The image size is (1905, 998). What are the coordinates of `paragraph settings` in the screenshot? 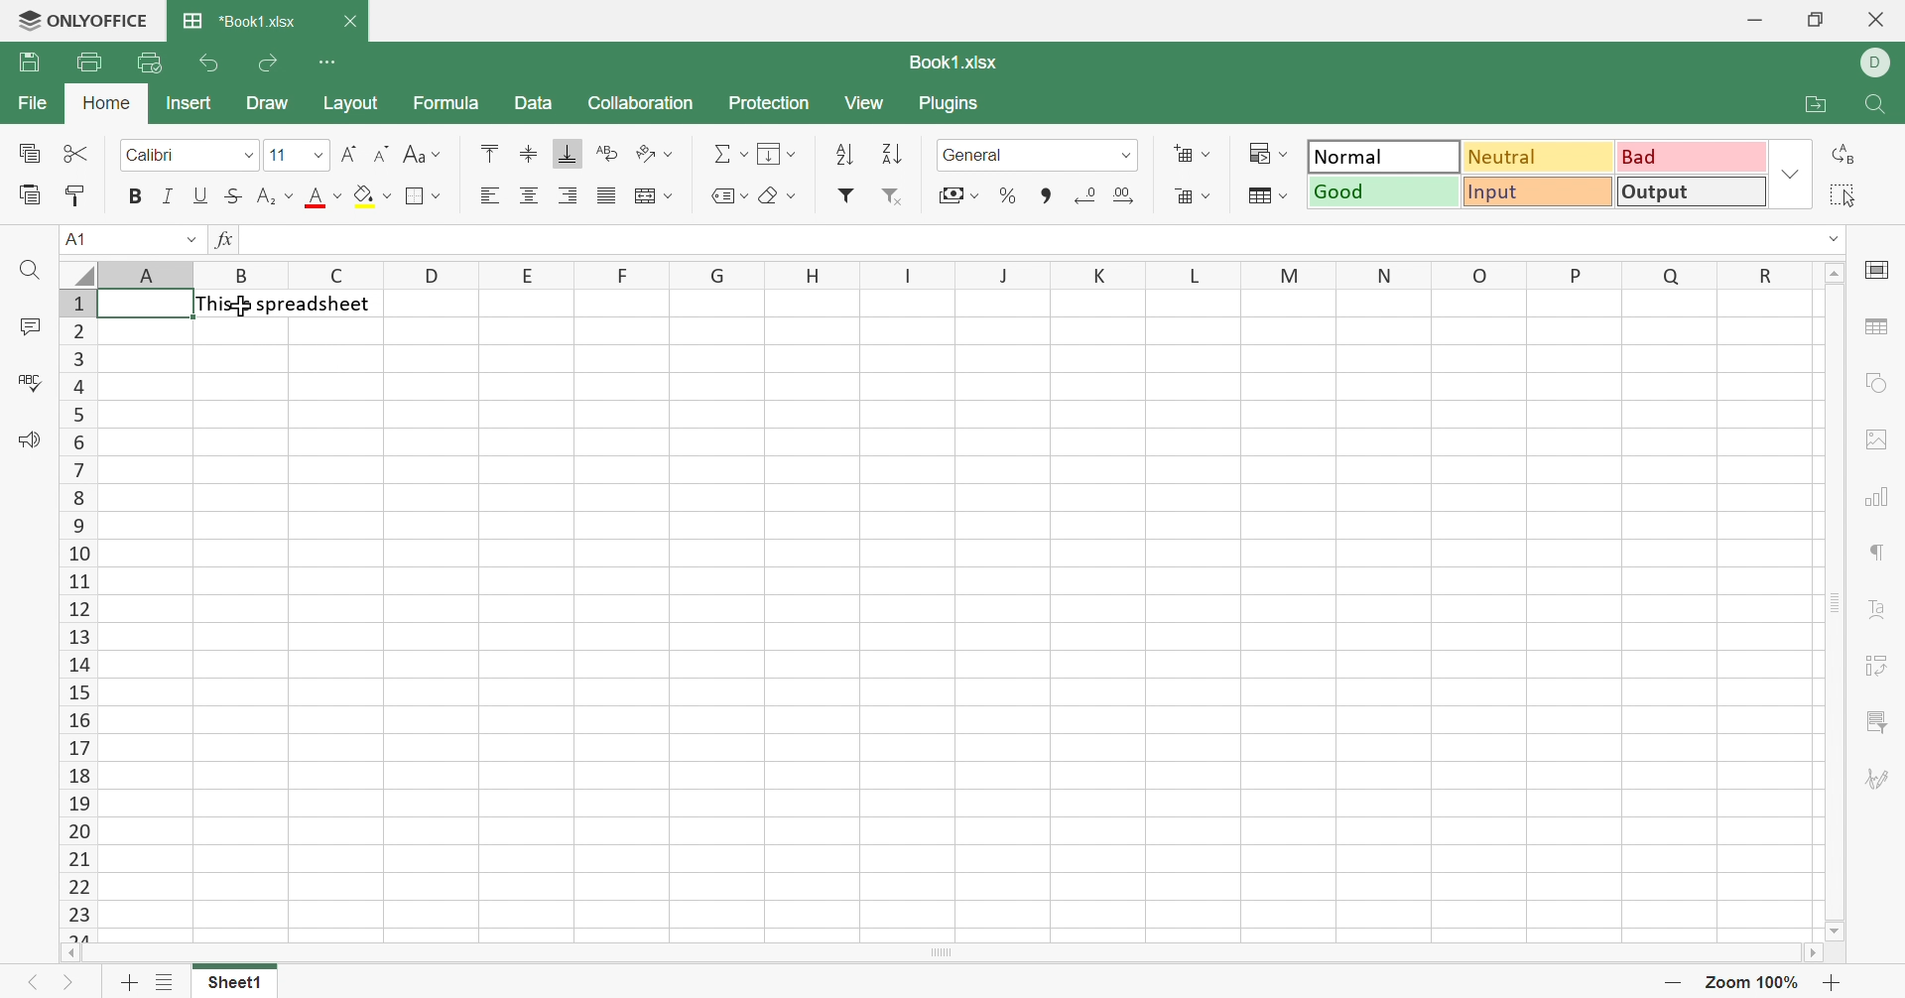 It's located at (1879, 551).